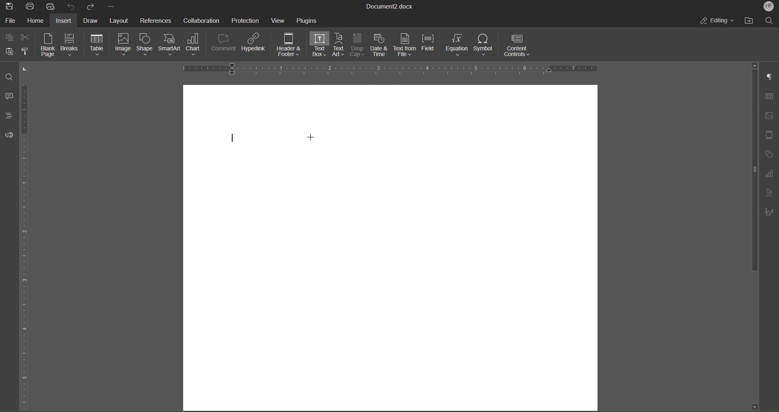  Describe the element at coordinates (26, 244) in the screenshot. I see `Vertical Ruler` at that location.